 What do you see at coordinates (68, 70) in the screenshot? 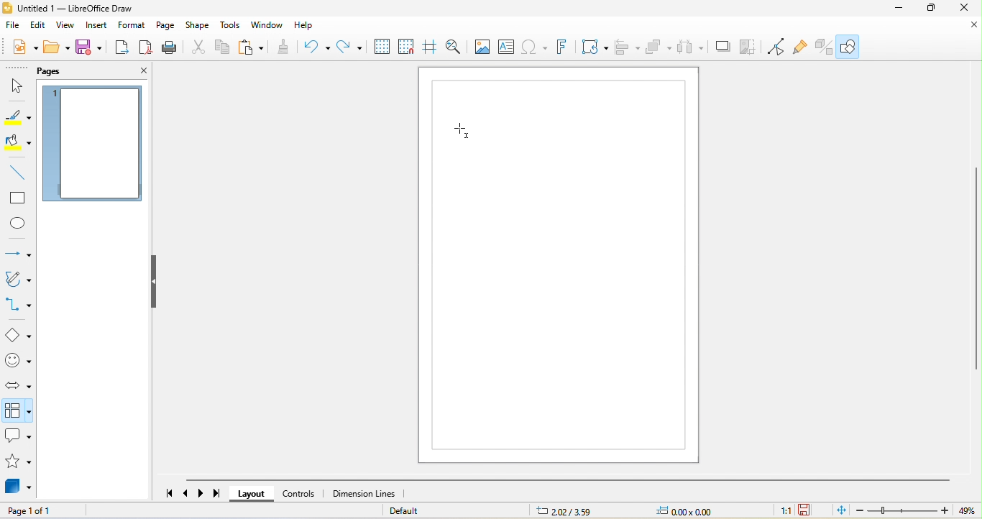
I see `pages` at bounding box center [68, 70].